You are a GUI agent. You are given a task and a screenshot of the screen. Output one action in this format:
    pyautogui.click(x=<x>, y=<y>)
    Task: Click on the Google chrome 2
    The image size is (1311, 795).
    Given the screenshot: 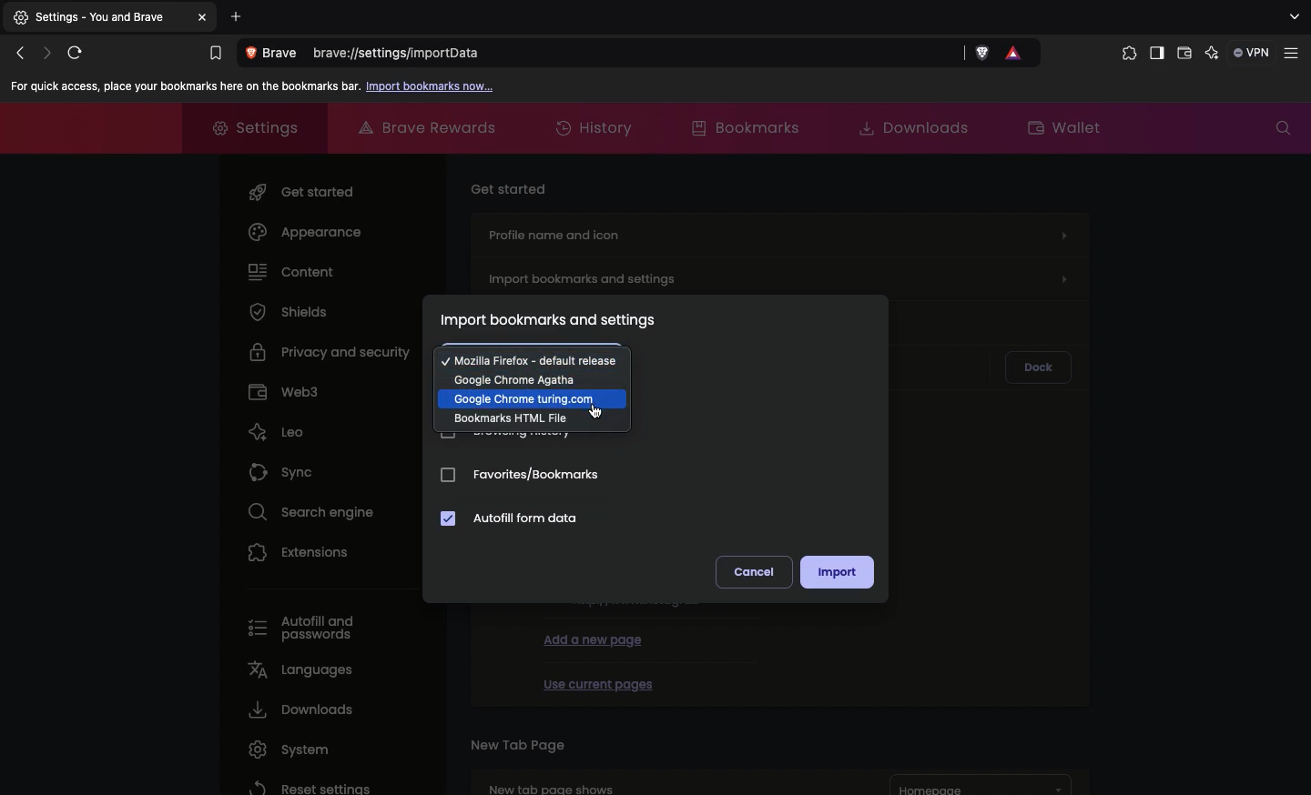 What is the action you would take?
    pyautogui.click(x=533, y=398)
    